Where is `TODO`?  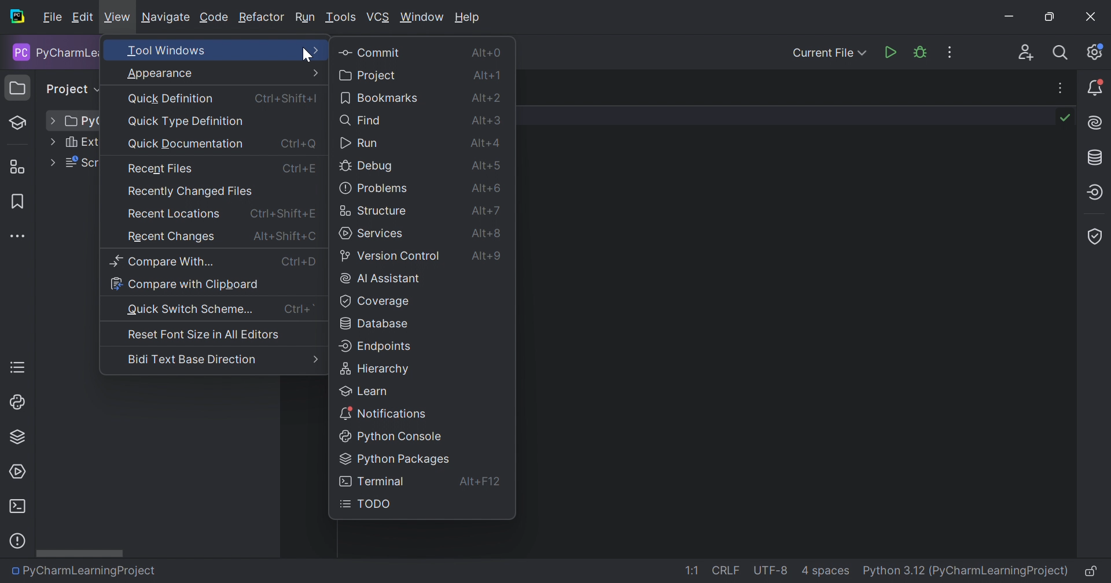 TODO is located at coordinates (369, 504).